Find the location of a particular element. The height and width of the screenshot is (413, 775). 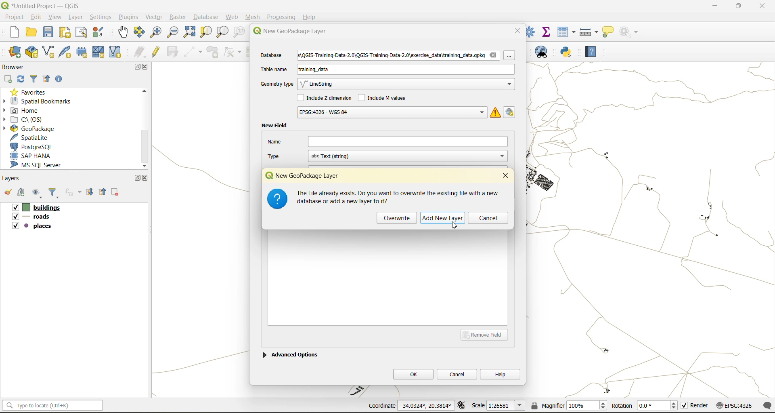

Help is located at coordinates (310, 17).